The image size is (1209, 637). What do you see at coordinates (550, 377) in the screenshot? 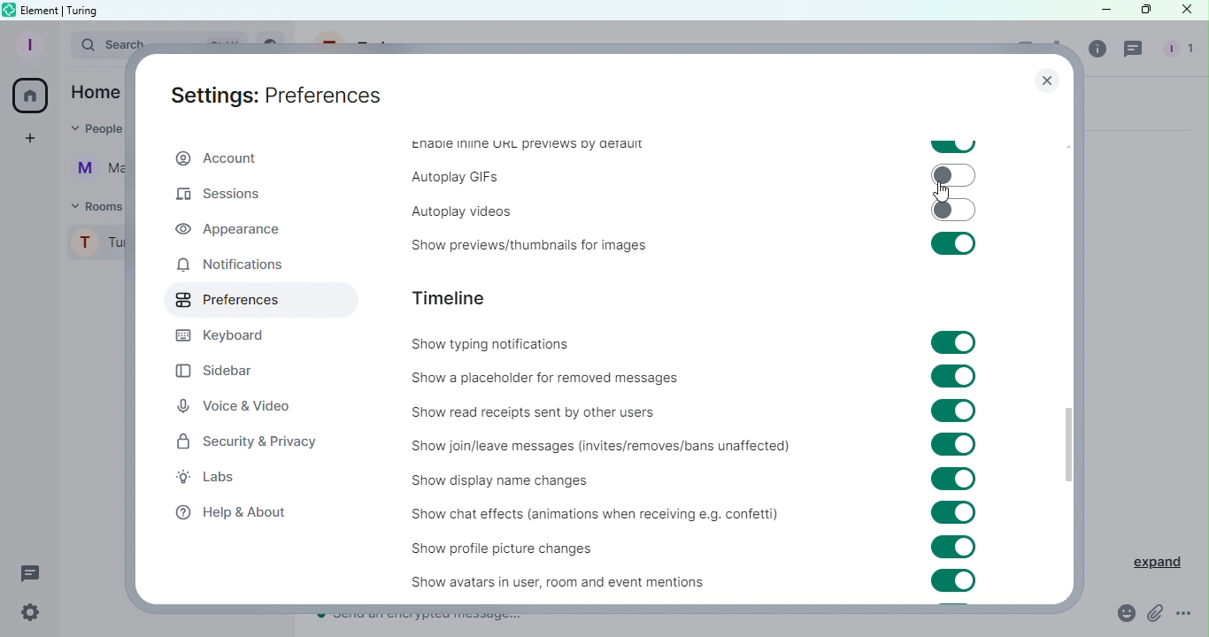
I see `SHow a placeholder for removed messages` at bounding box center [550, 377].